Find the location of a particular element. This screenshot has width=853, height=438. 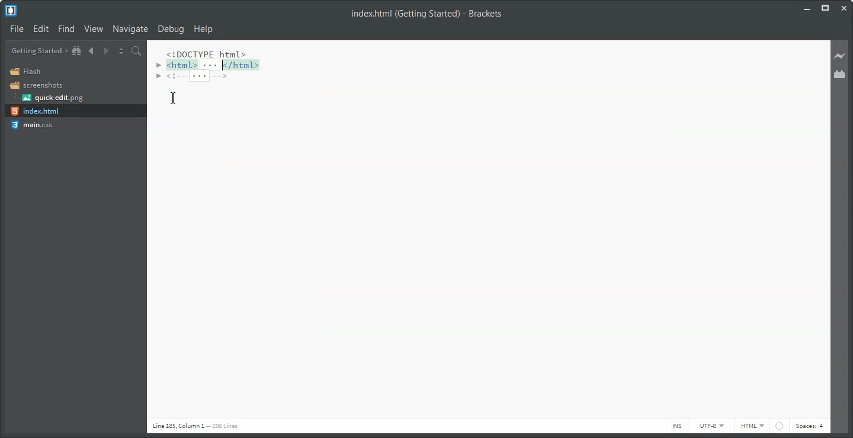

Spaces: 4 is located at coordinates (810, 426).